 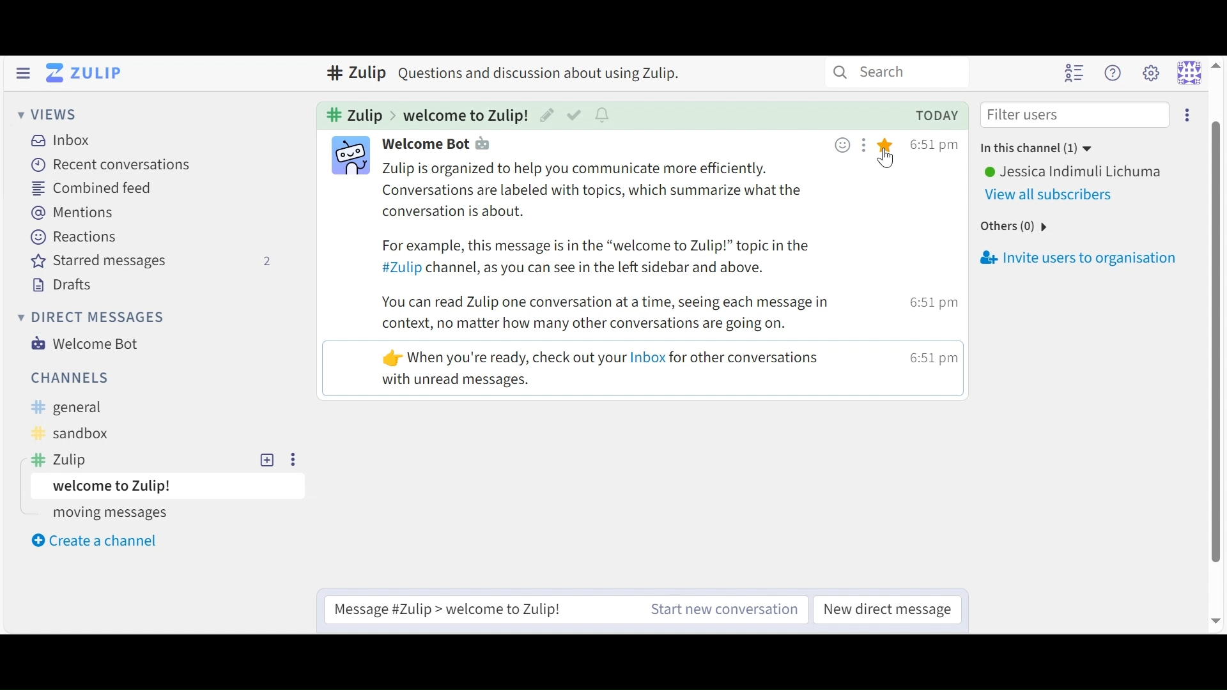 What do you see at coordinates (936, 116) in the screenshot?
I see `today` at bounding box center [936, 116].